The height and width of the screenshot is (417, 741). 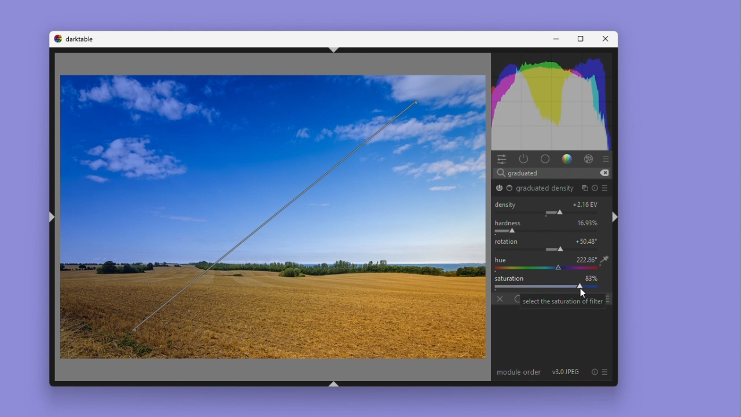 What do you see at coordinates (604, 261) in the screenshot?
I see `eyedropper tool` at bounding box center [604, 261].